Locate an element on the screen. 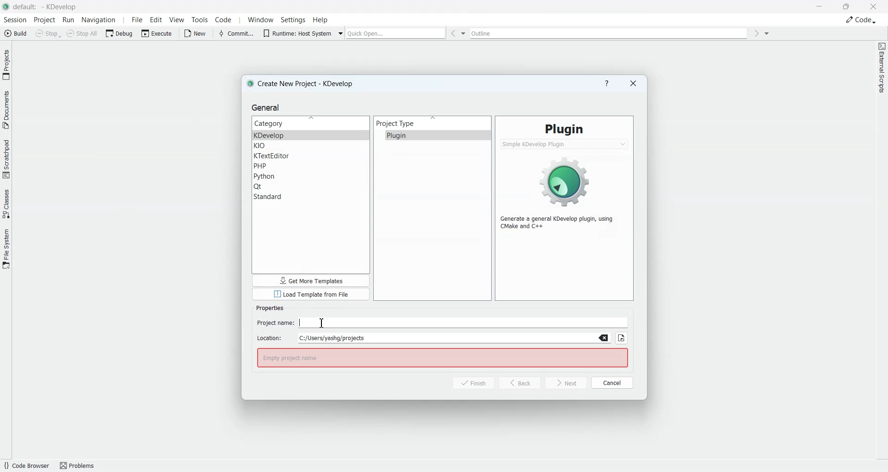 The image size is (888, 472). Navigation is located at coordinates (100, 20).